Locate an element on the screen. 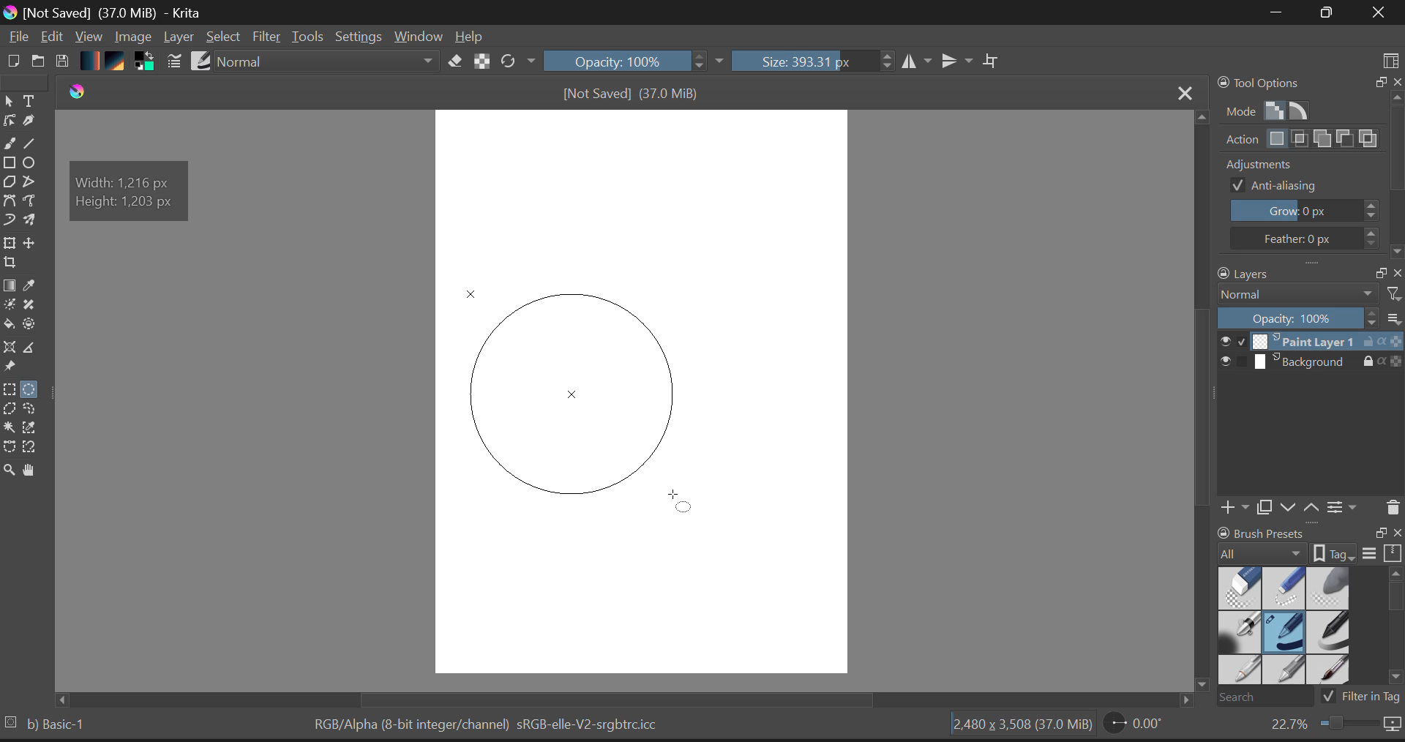  Transform Layers is located at coordinates (12, 243).